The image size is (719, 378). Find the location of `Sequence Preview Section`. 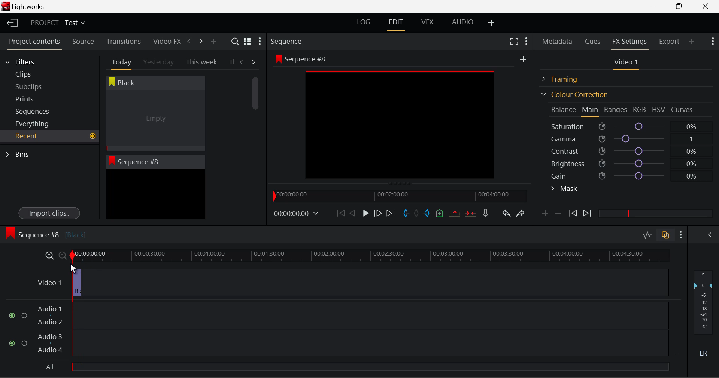

Sequence Preview Section is located at coordinates (288, 42).